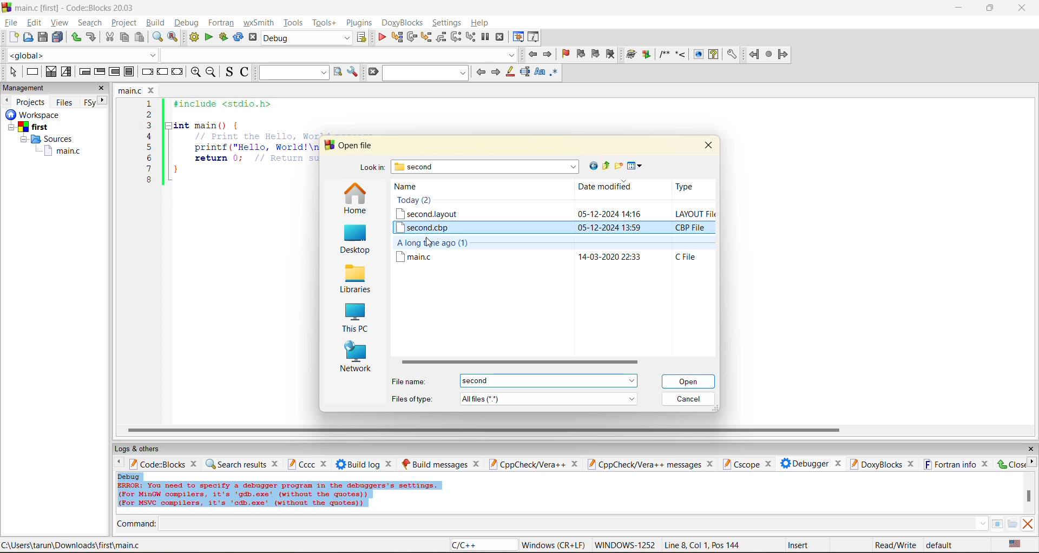 The image size is (1039, 553). What do you see at coordinates (950, 464) in the screenshot?
I see `fortran info` at bounding box center [950, 464].